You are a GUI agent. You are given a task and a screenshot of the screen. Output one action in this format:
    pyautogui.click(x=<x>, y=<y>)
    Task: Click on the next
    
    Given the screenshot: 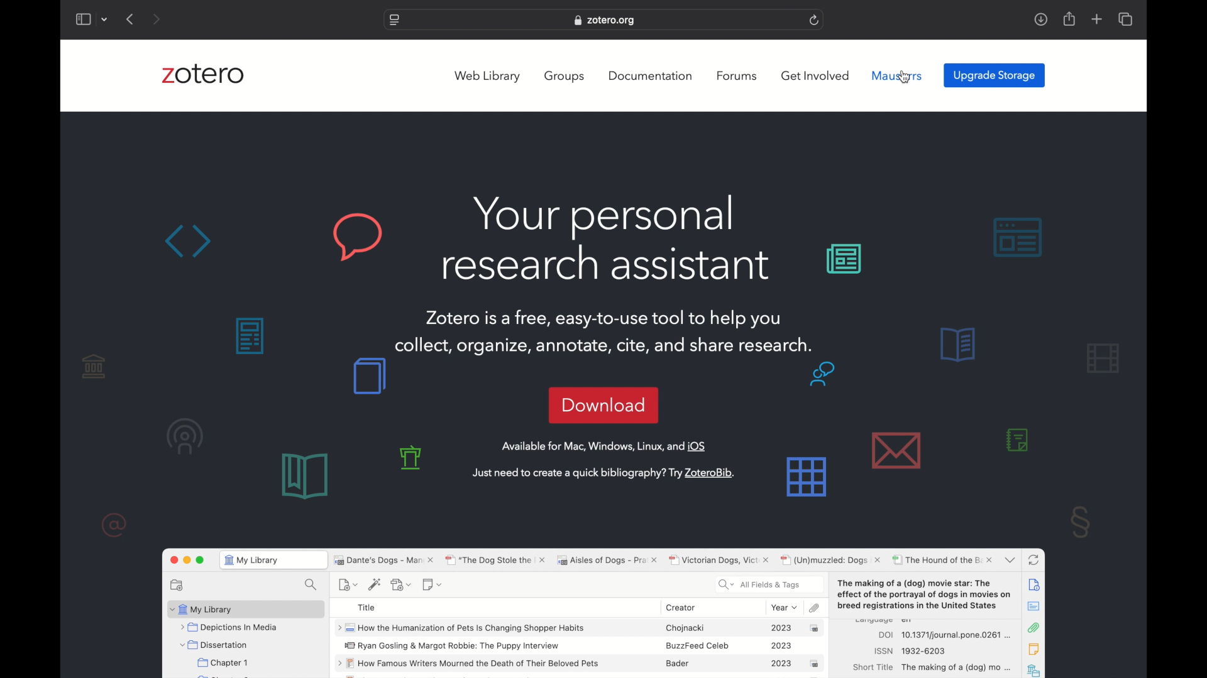 What is the action you would take?
    pyautogui.click(x=158, y=19)
    